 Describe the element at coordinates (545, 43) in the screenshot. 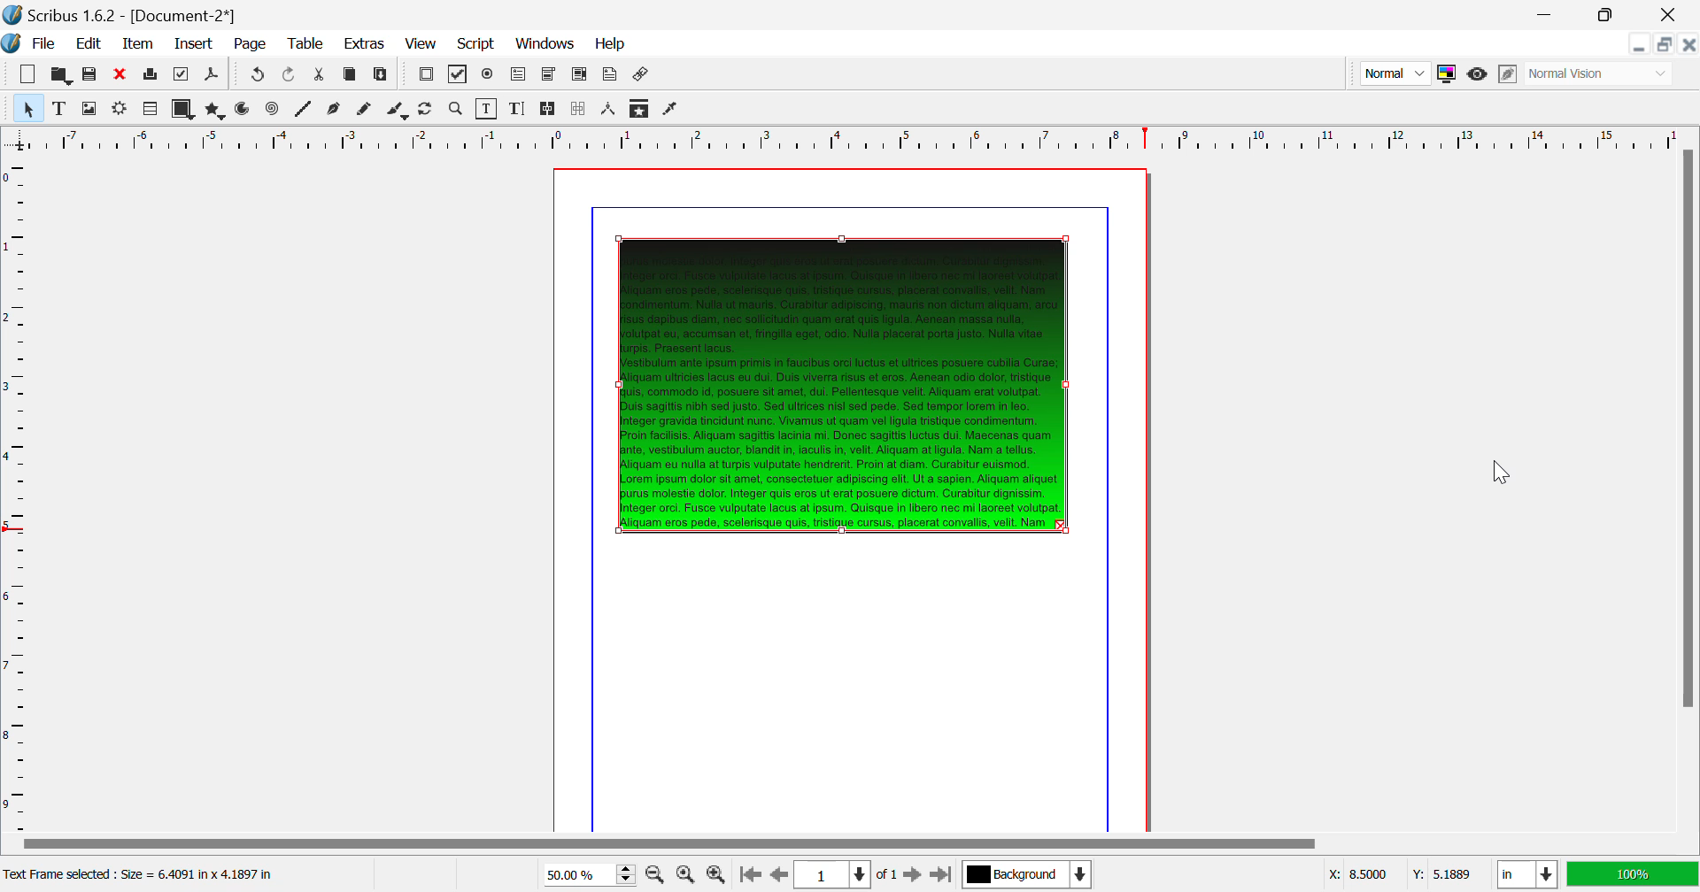

I see `Windows` at that location.